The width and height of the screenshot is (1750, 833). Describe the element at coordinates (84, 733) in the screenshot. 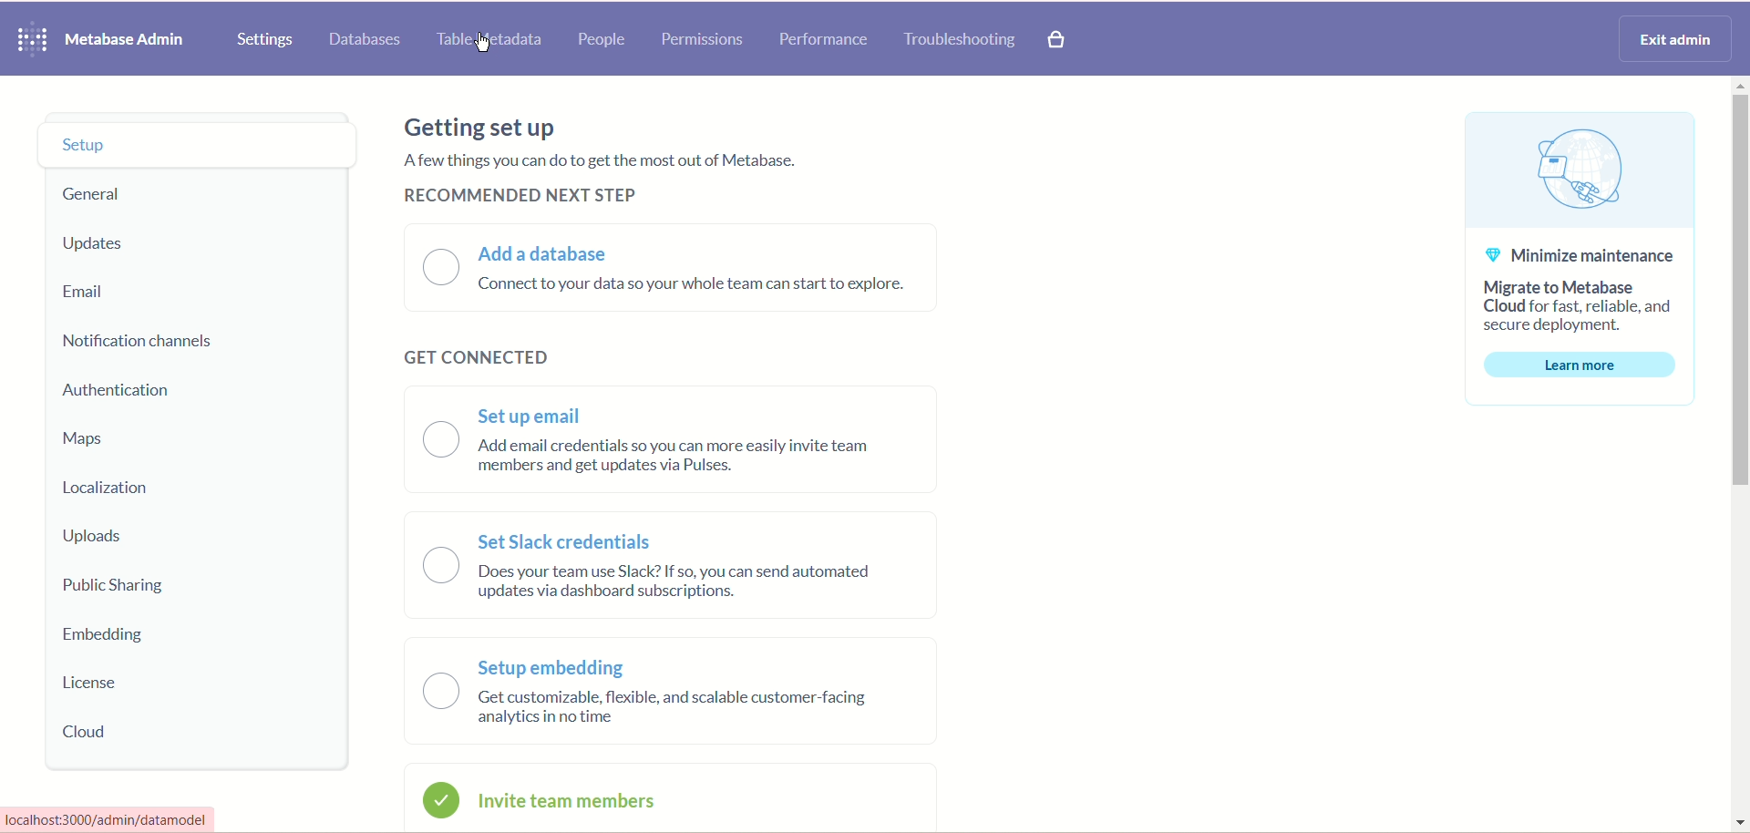

I see `cloud` at that location.